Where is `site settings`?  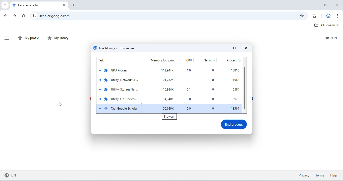
site settings is located at coordinates (35, 16).